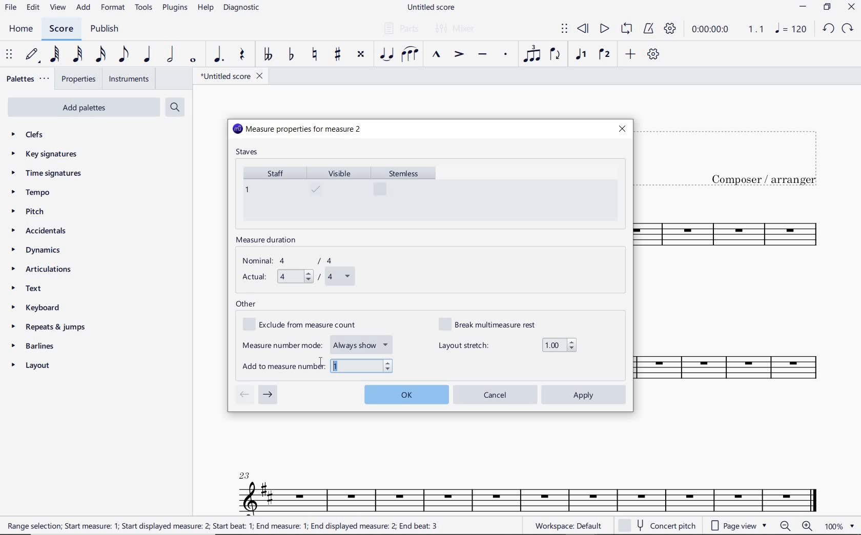  I want to click on AUGMENTATION DOT, so click(220, 55).